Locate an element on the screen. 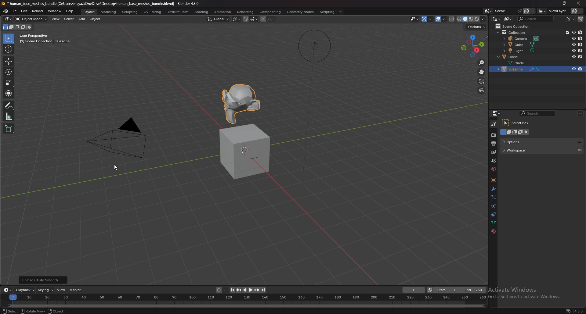  world is located at coordinates (494, 169).